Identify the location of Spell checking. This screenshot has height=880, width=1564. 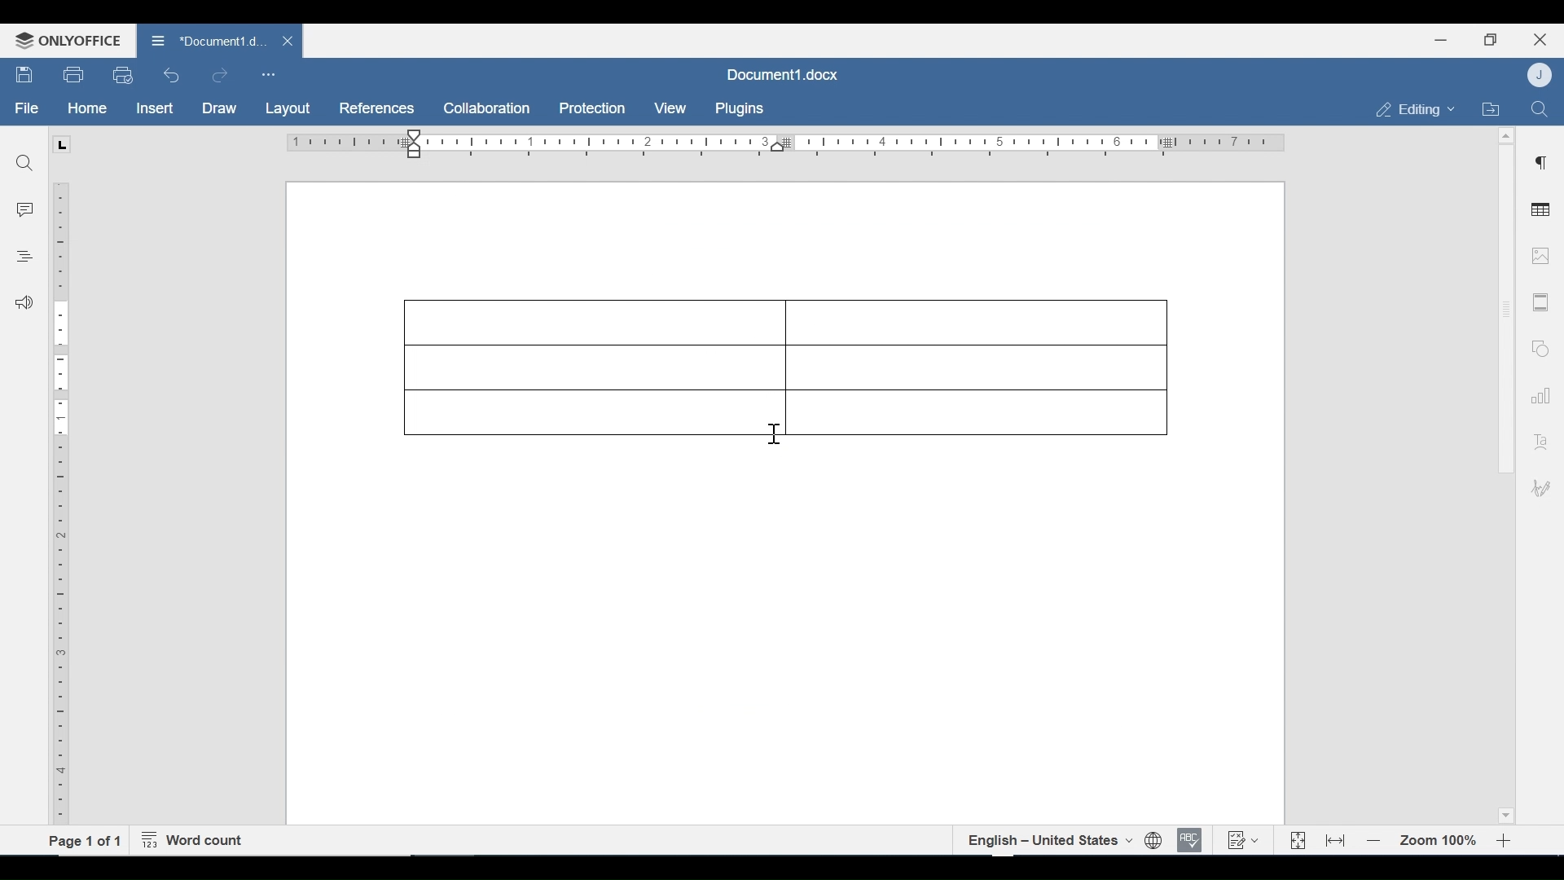
(1190, 840).